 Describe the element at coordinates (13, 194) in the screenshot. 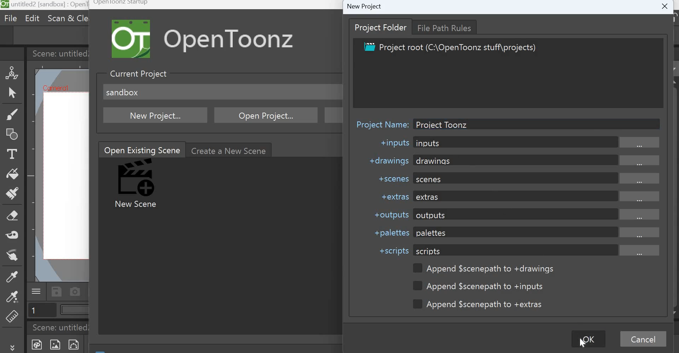

I see `Paint brush tool` at that location.